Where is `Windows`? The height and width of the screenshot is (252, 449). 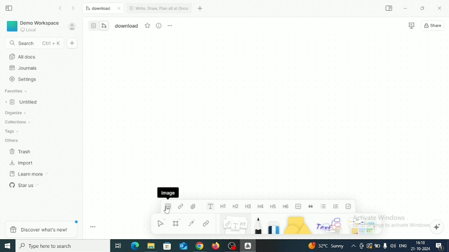 Windows is located at coordinates (8, 245).